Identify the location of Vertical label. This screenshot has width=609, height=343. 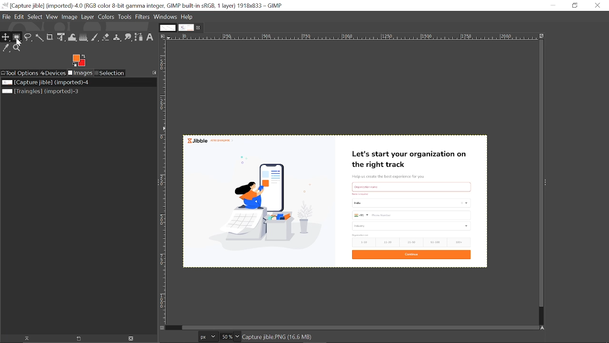
(165, 182).